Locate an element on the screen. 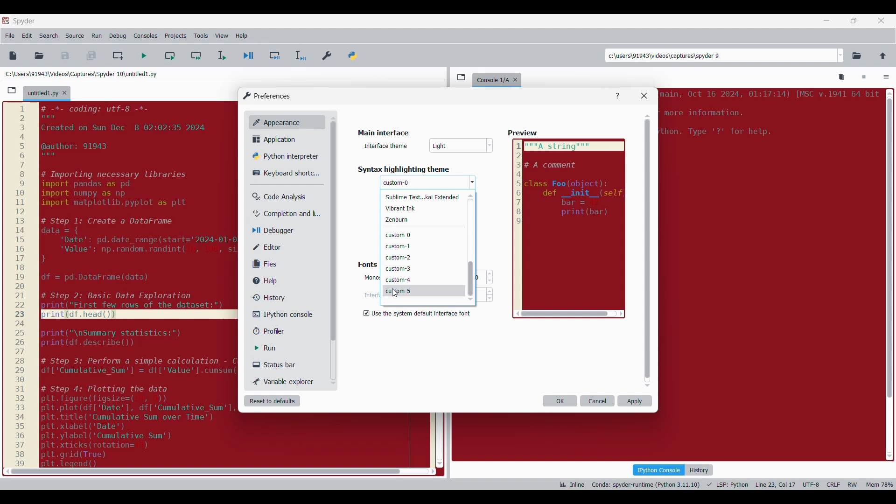 The width and height of the screenshot is (896, 504). Status bar is located at coordinates (278, 364).